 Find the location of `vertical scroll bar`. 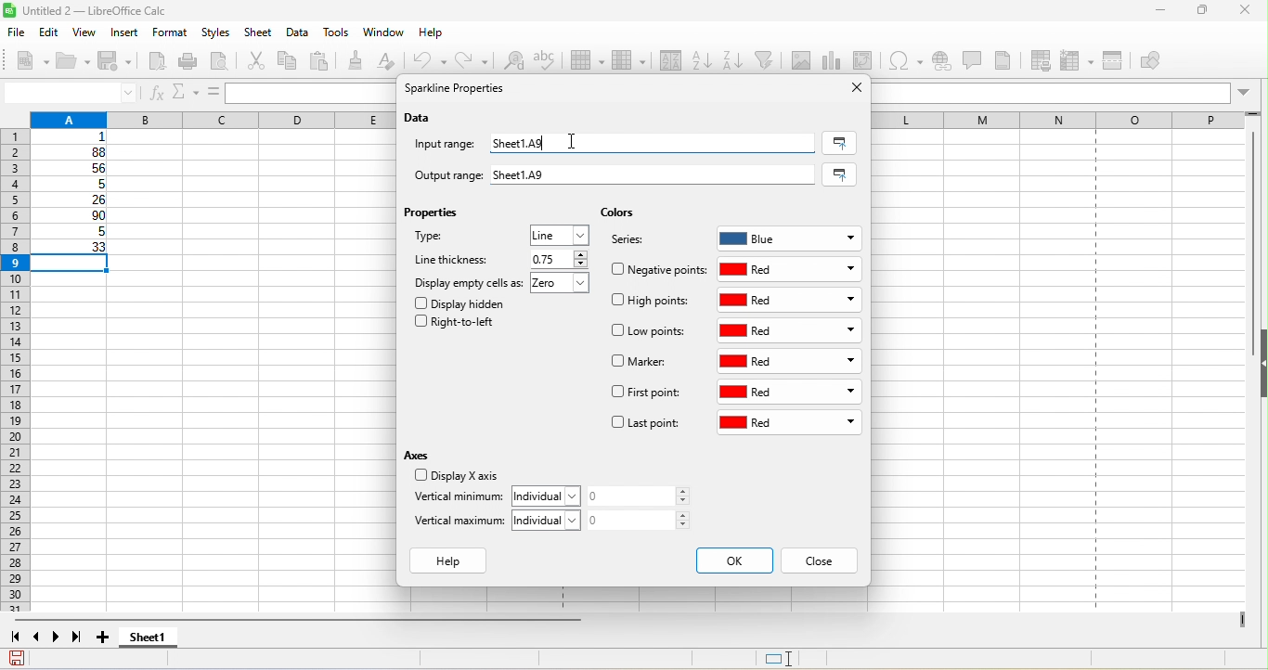

vertical scroll bar is located at coordinates (1249, 243).